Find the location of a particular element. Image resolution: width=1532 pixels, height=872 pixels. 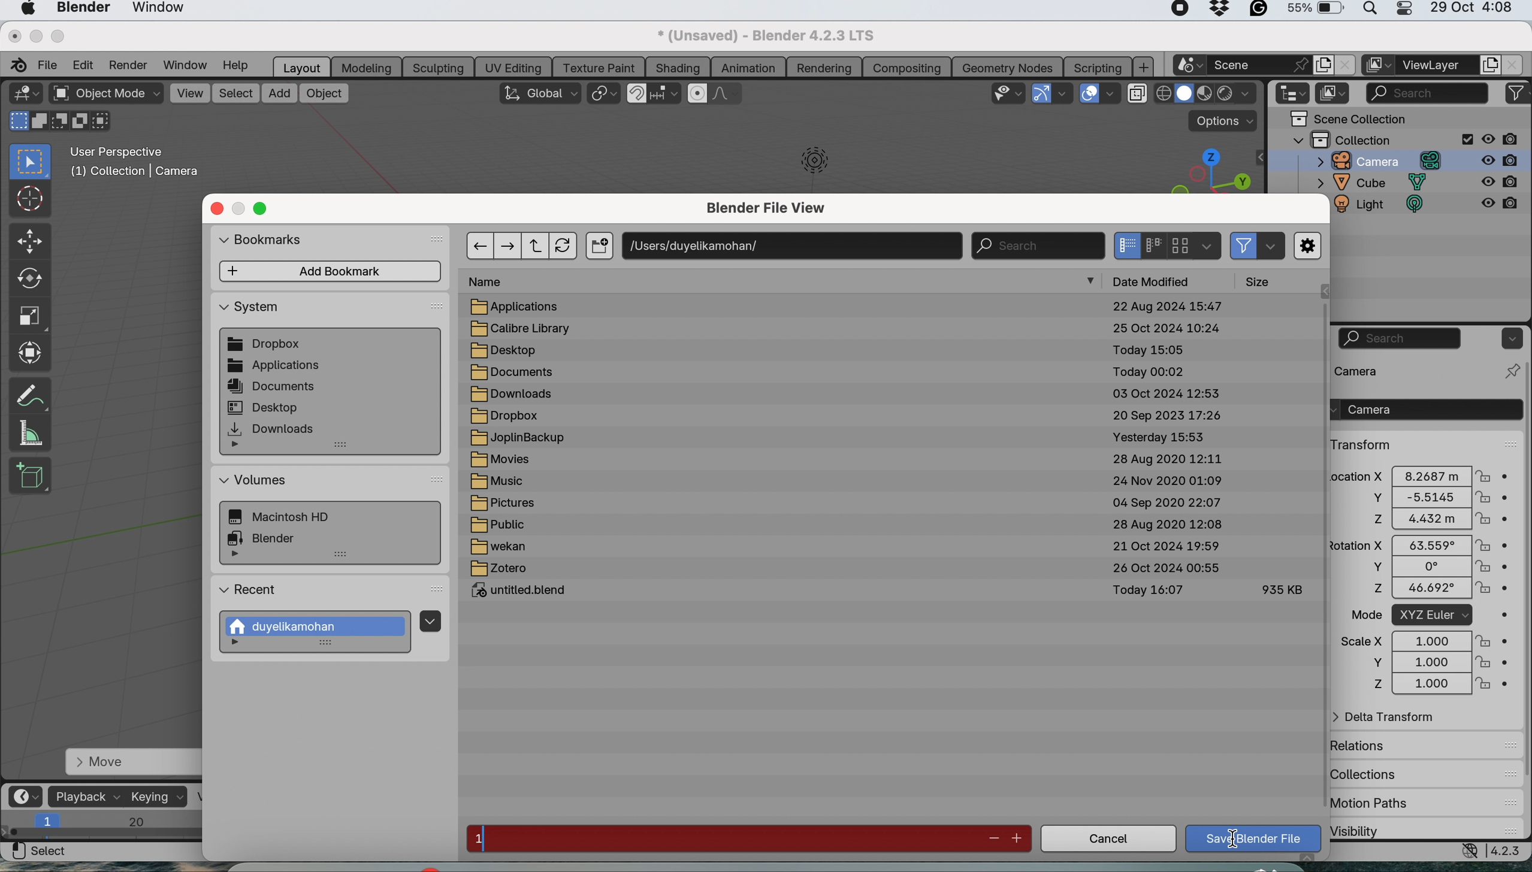

display mode is located at coordinates (1334, 94).